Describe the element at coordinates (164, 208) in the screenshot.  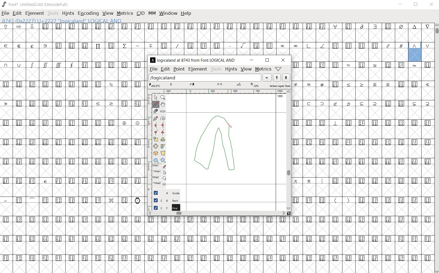
I see `foreground` at that location.